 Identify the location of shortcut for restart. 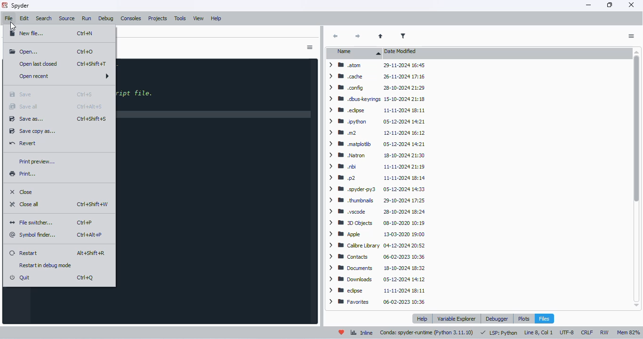
(91, 253).